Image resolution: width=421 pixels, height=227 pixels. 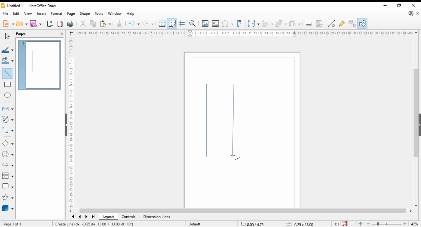 What do you see at coordinates (8, 85) in the screenshot?
I see `rectangle` at bounding box center [8, 85].